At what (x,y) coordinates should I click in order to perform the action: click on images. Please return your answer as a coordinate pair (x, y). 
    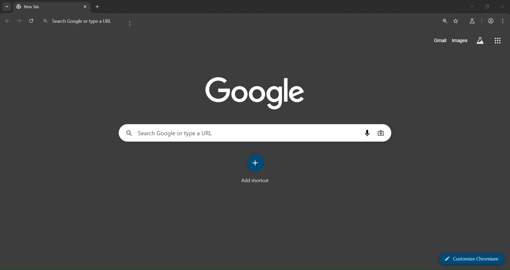
    Looking at the image, I should click on (460, 40).